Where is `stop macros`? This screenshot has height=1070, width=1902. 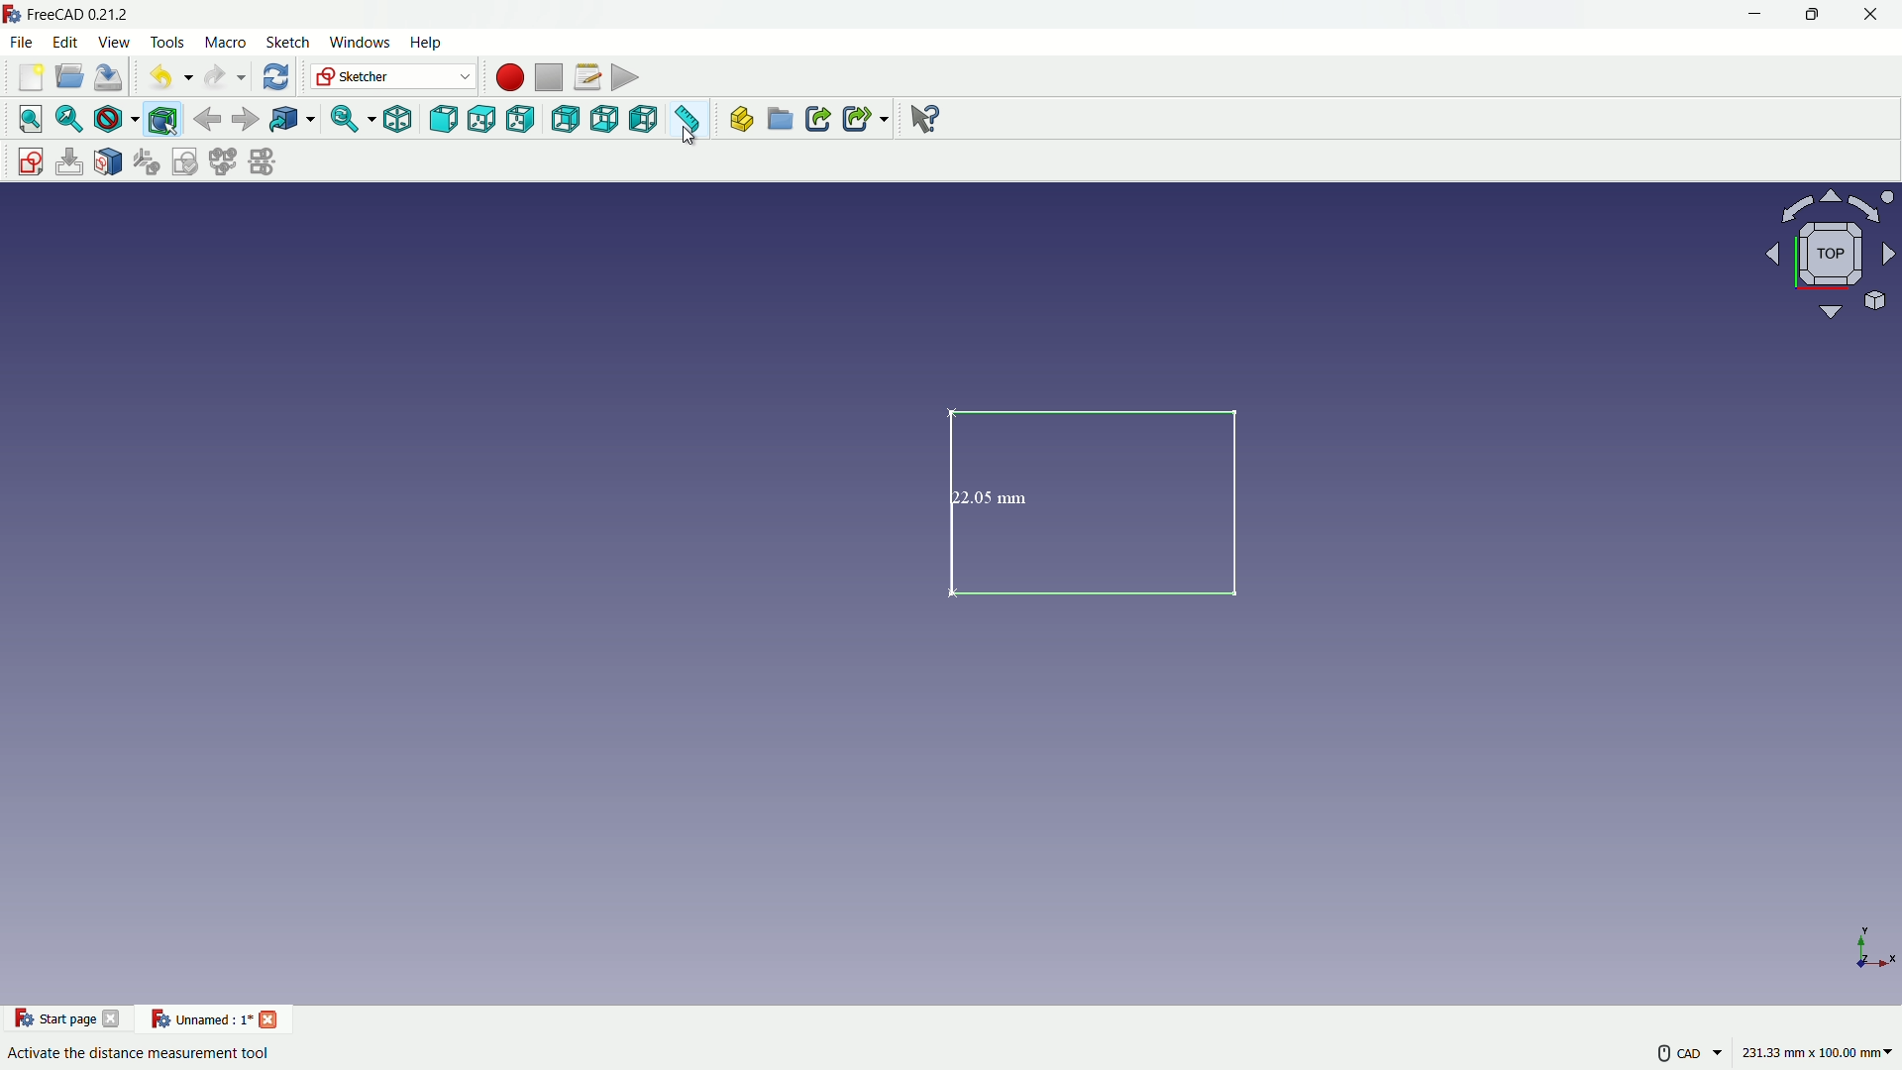 stop macros is located at coordinates (546, 78).